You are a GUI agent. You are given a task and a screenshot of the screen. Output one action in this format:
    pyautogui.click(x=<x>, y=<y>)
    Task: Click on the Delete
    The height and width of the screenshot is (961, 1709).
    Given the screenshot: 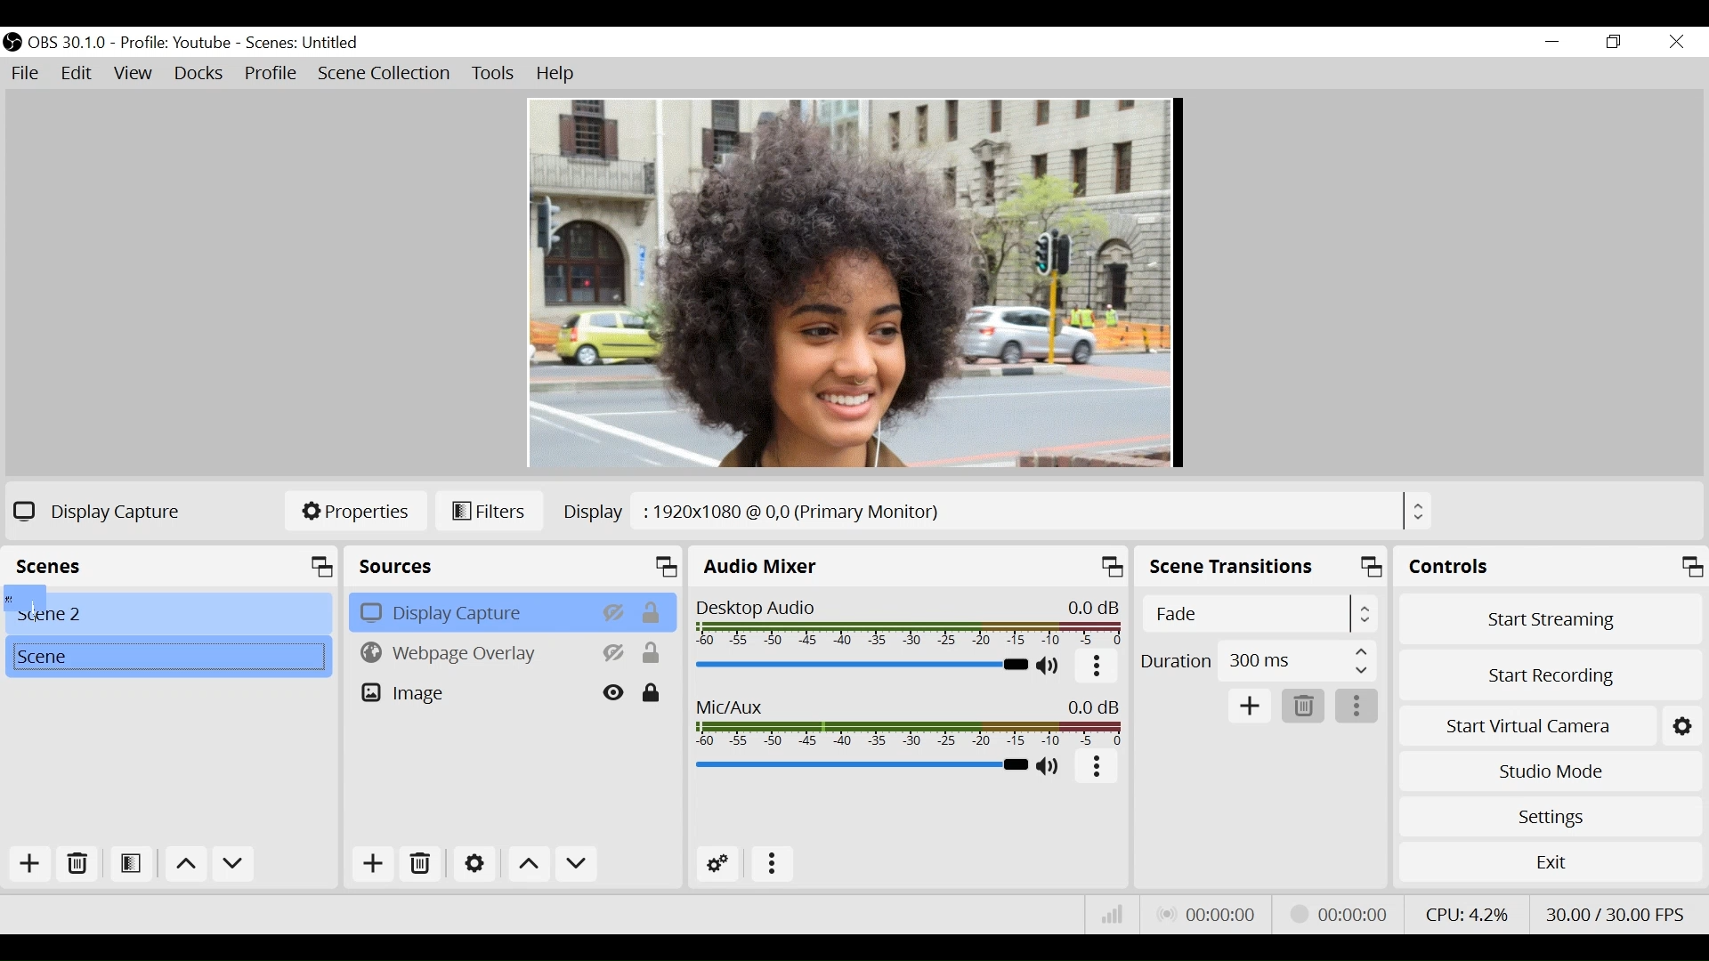 What is the action you would take?
    pyautogui.click(x=79, y=864)
    